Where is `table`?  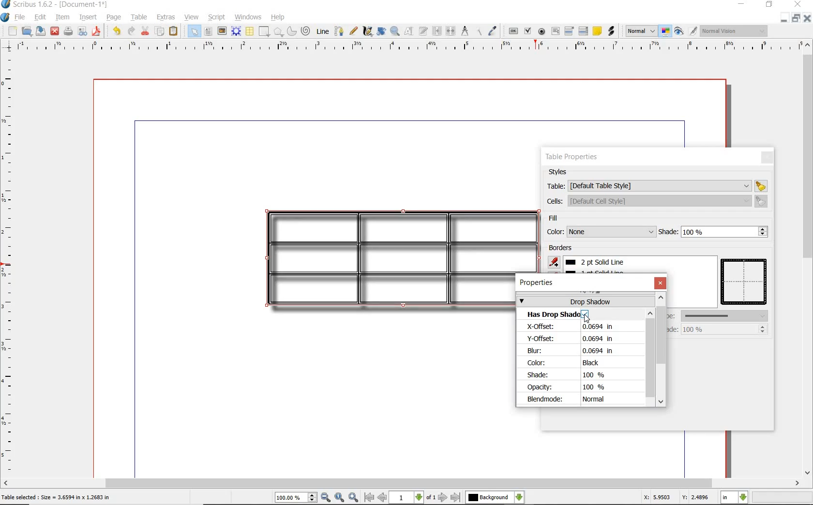
table is located at coordinates (250, 32).